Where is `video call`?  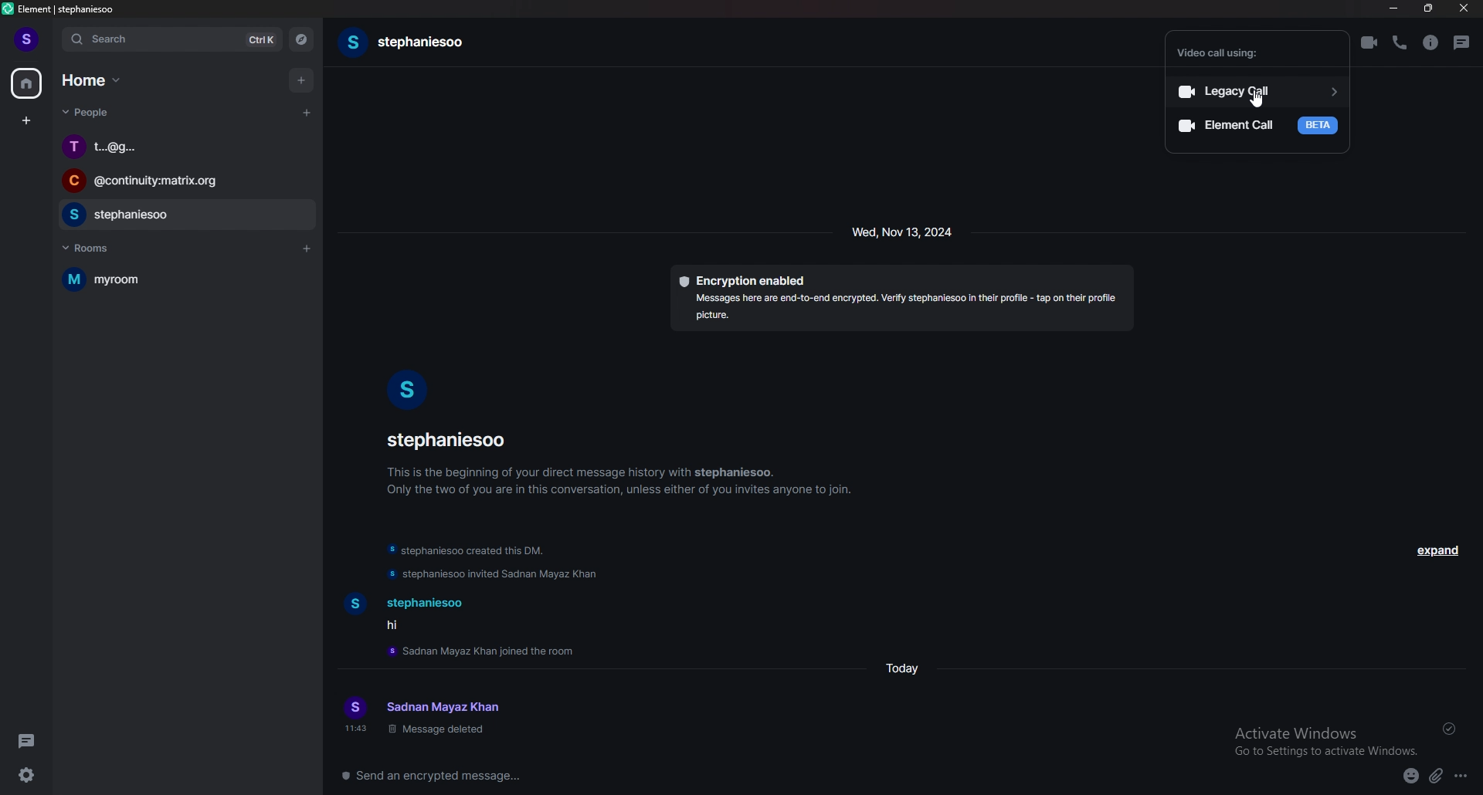
video call is located at coordinates (1371, 43).